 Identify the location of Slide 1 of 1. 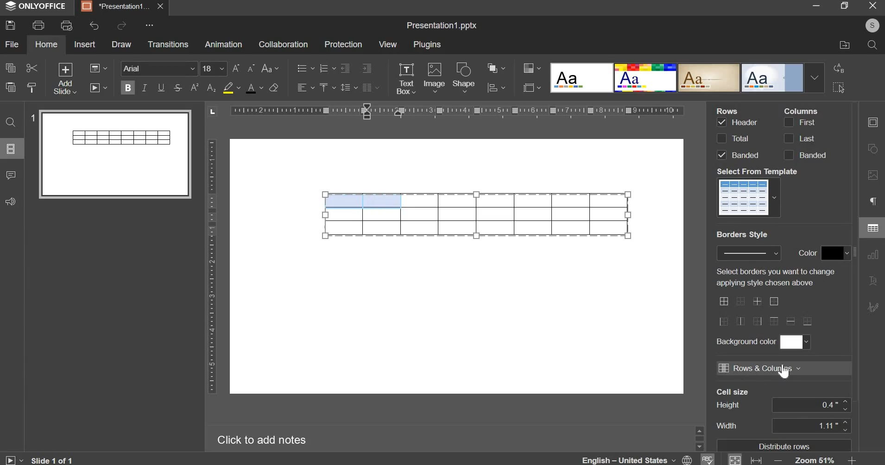
(38, 460).